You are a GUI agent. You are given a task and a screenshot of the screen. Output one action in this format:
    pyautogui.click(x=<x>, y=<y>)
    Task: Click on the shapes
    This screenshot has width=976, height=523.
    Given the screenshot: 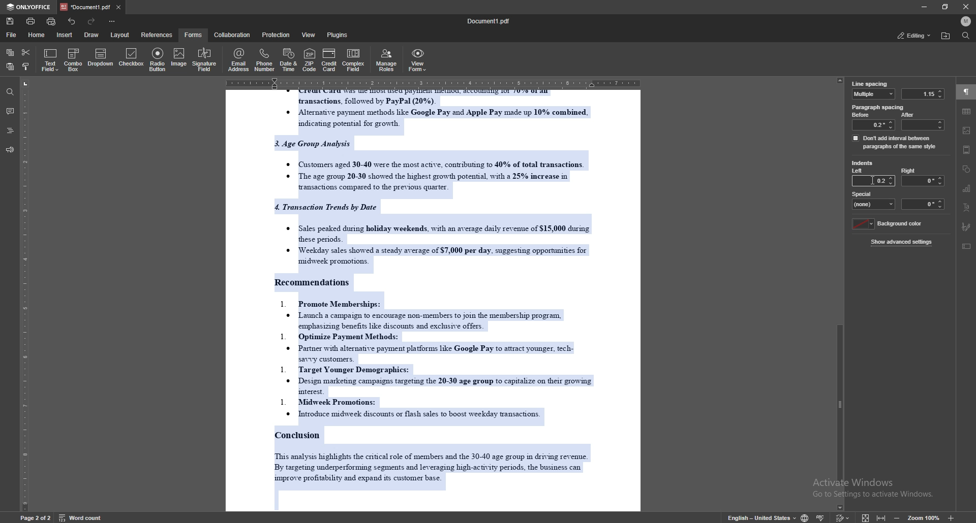 What is the action you would take?
    pyautogui.click(x=967, y=169)
    